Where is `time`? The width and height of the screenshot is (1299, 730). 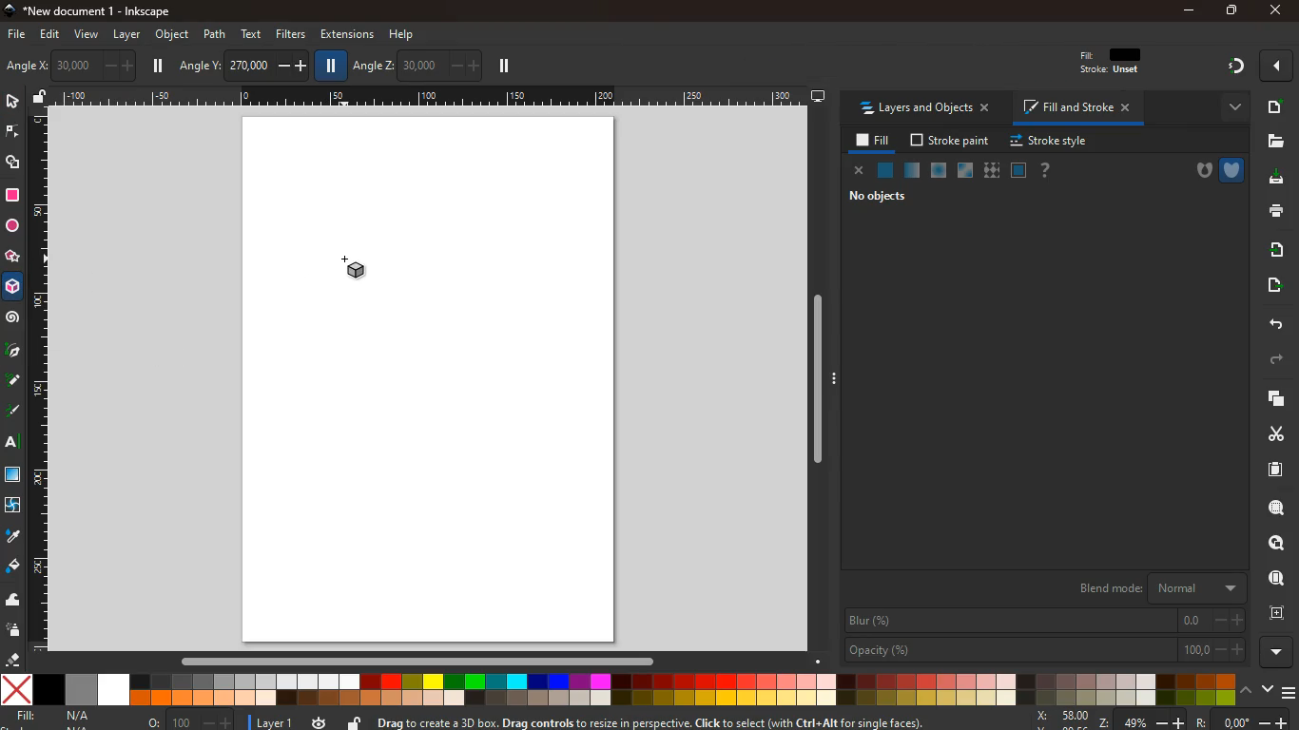
time is located at coordinates (318, 722).